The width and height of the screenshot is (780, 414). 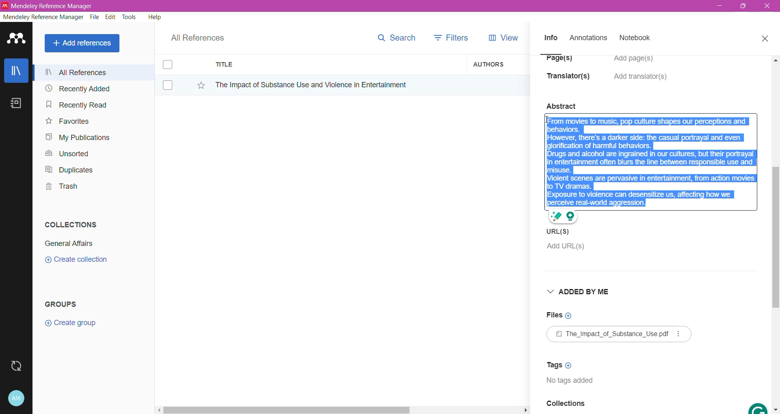 I want to click on Last Sync, so click(x=19, y=365).